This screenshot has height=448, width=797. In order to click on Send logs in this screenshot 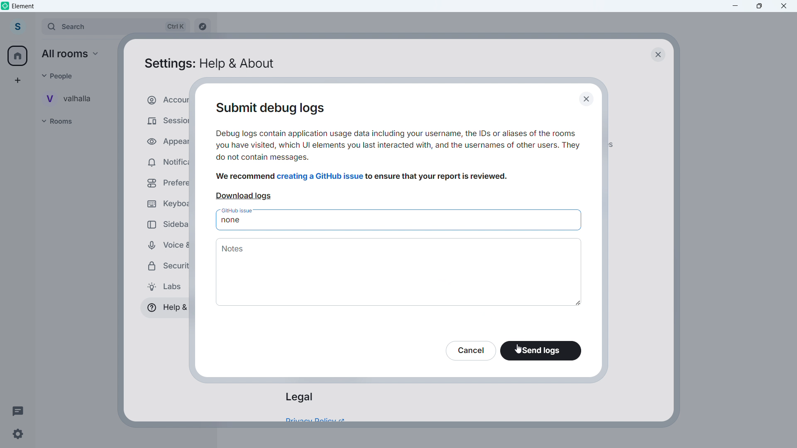, I will do `click(541, 351)`.